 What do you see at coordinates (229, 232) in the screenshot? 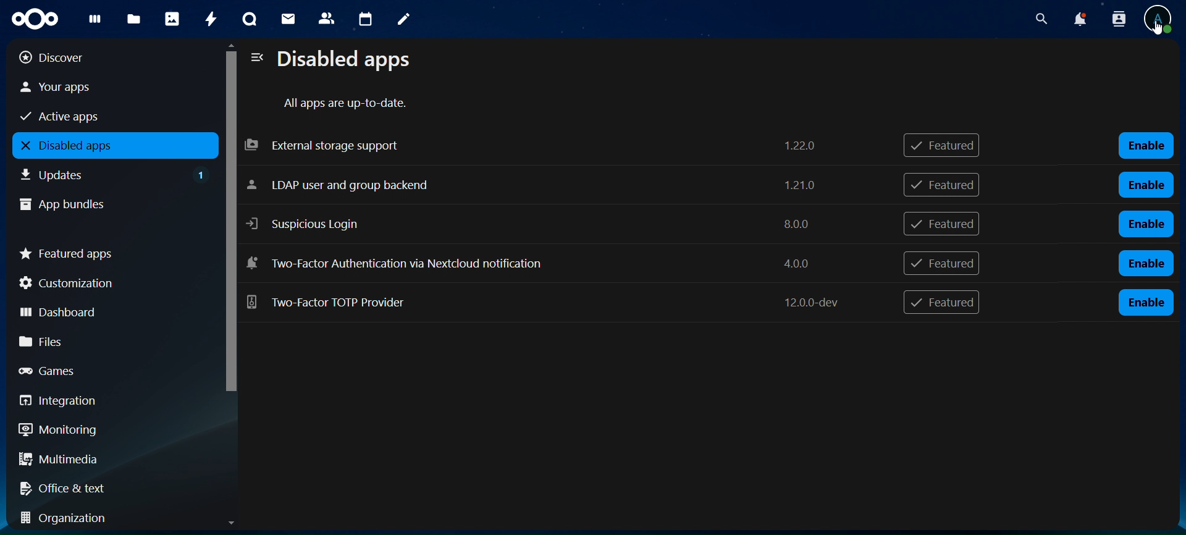
I see `scrollbar` at bounding box center [229, 232].